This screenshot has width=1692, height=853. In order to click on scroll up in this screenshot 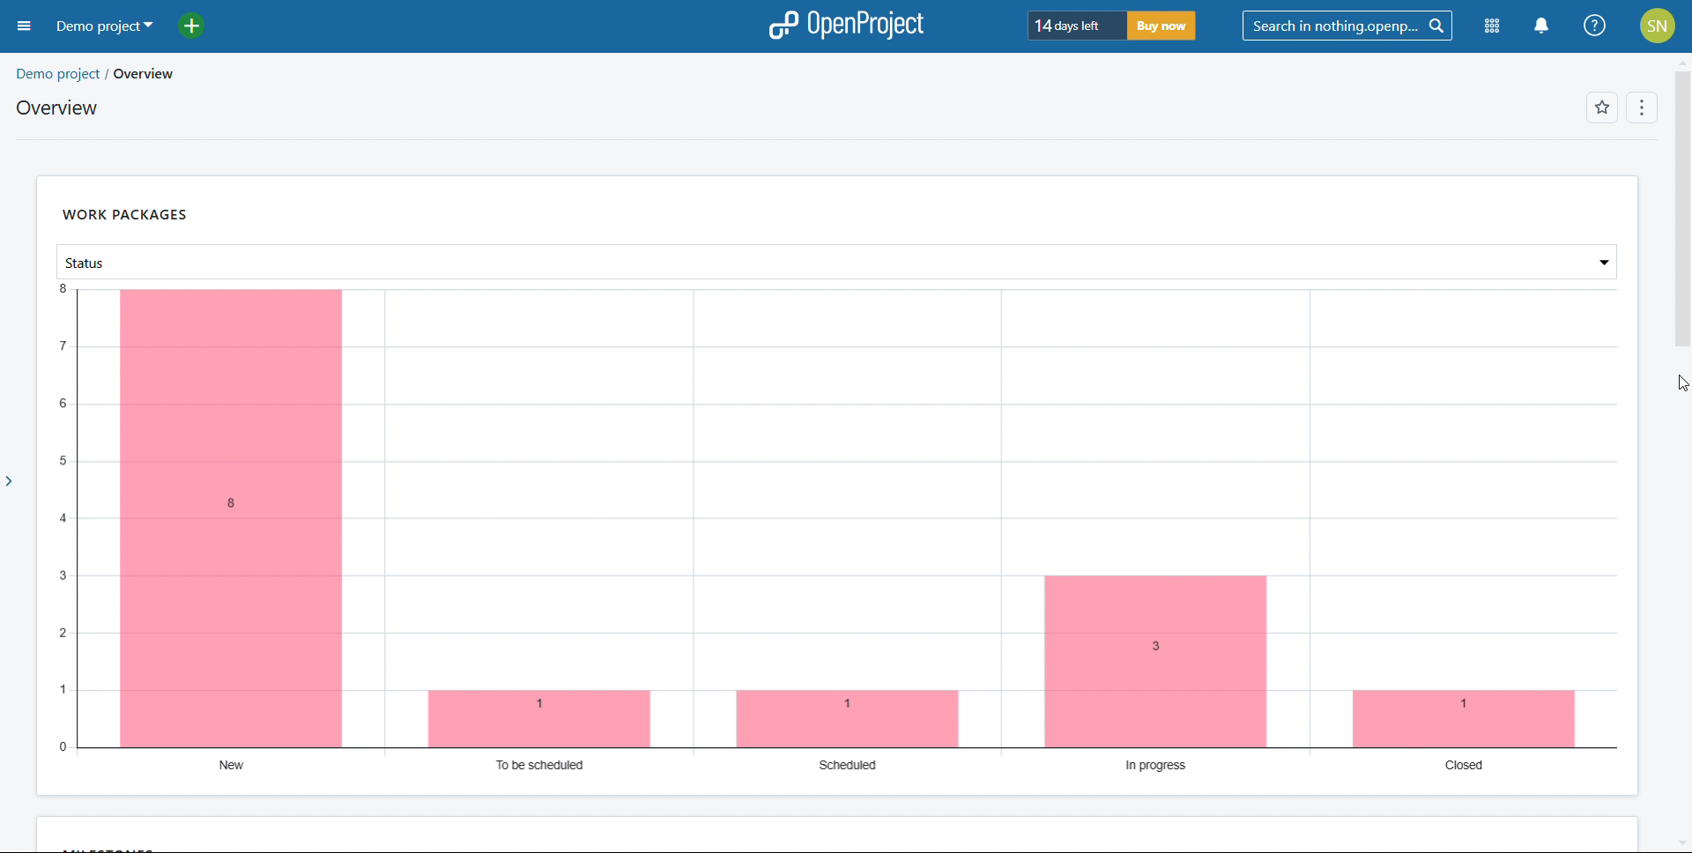, I will do `click(1681, 60)`.